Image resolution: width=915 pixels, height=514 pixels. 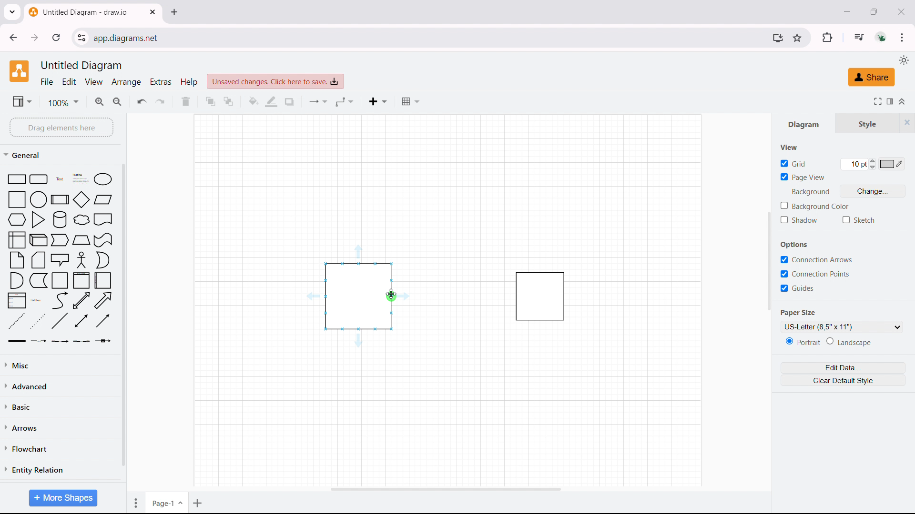 I want to click on waypoints, so click(x=345, y=101).